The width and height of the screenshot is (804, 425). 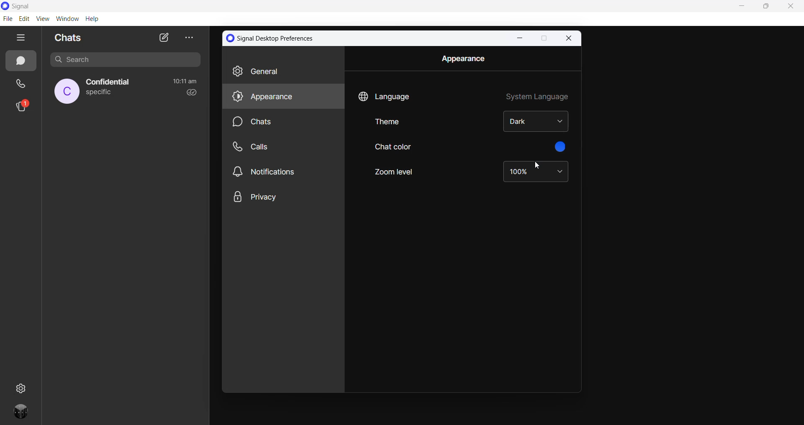 I want to click on general, so click(x=282, y=72).